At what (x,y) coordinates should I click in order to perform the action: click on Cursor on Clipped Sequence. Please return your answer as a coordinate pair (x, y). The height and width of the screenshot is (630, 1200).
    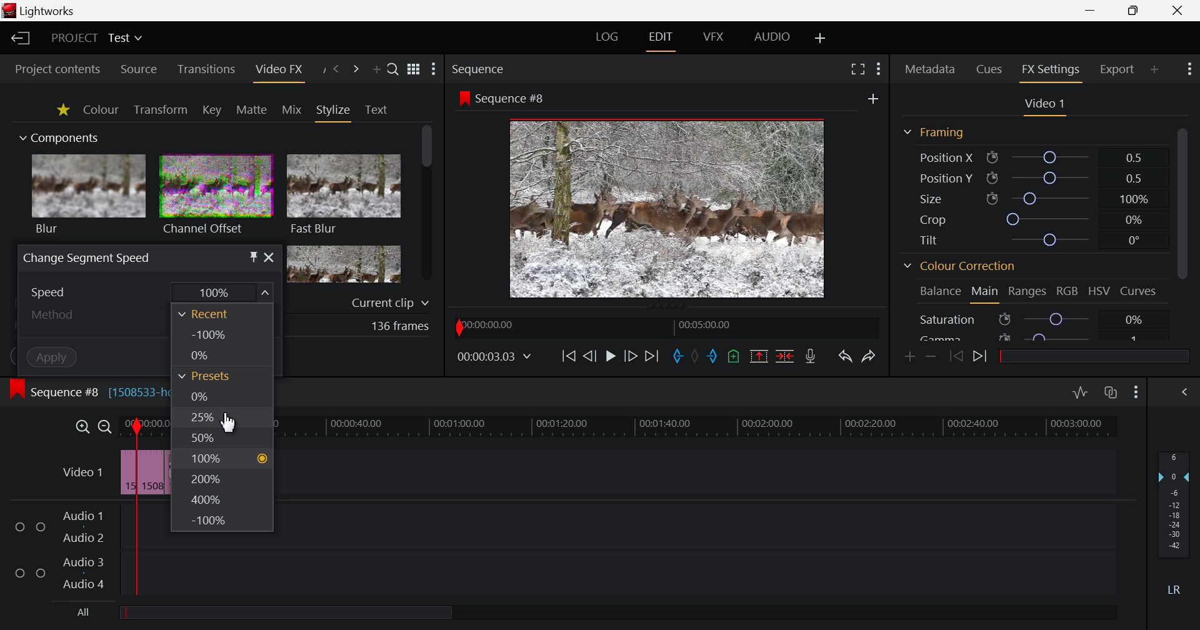
    Looking at the image, I should click on (149, 472).